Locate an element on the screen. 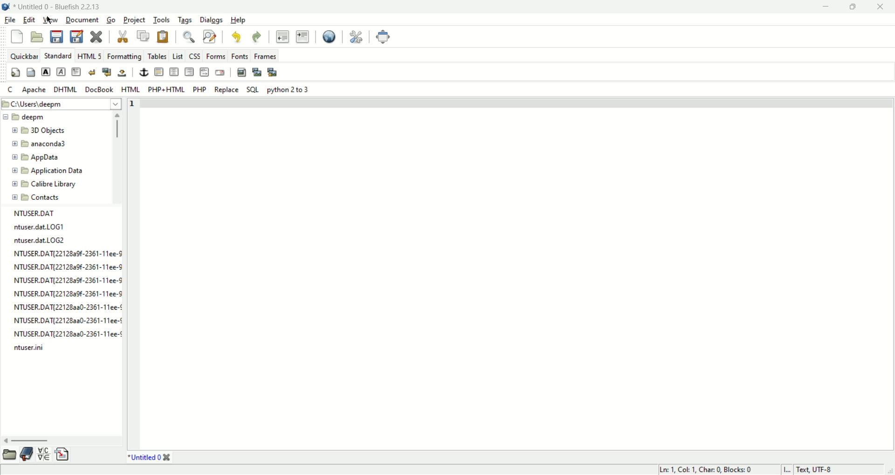 The height and width of the screenshot is (475, 895). cursor is located at coordinates (48, 20).